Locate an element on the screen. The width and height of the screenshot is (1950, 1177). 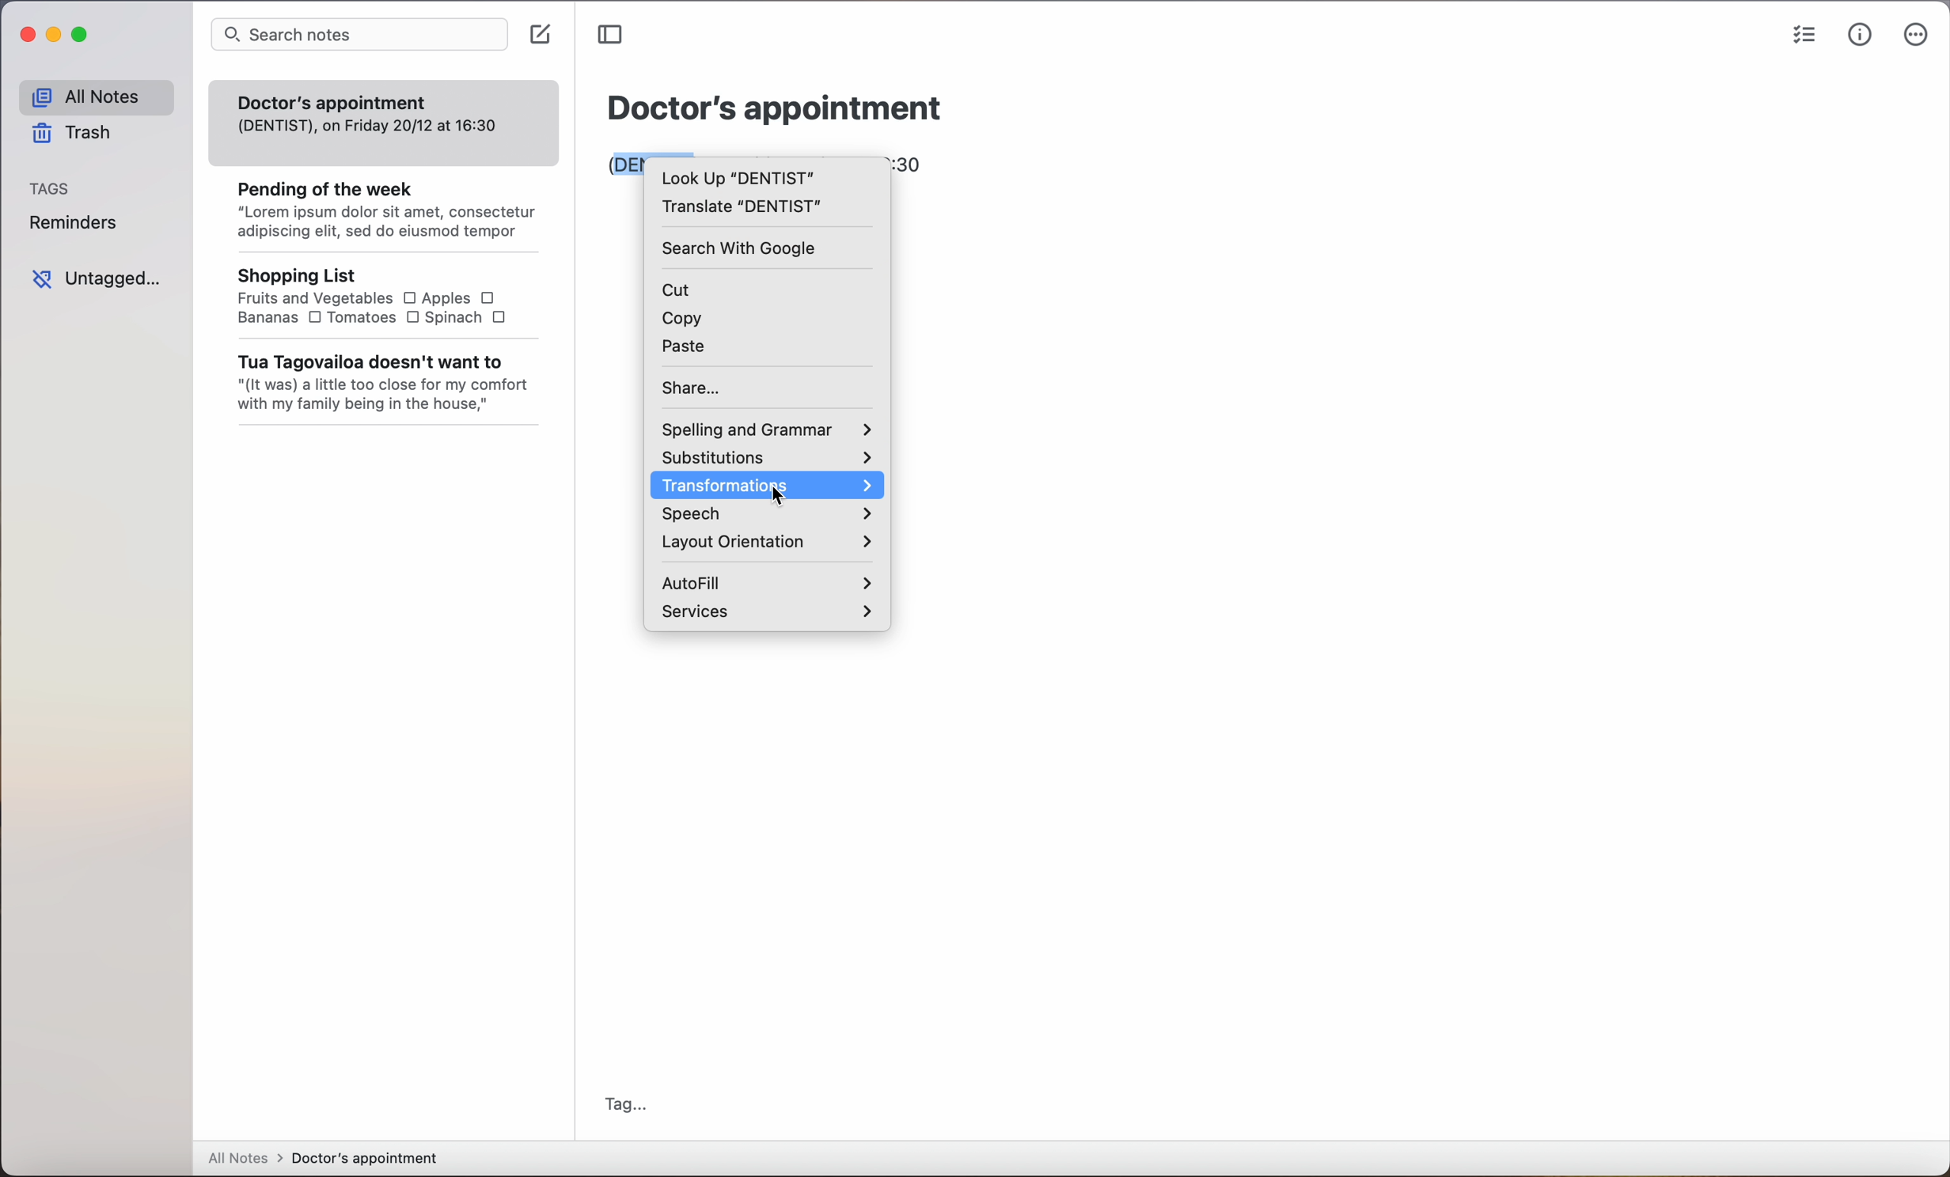
substitutions is located at coordinates (772, 459).